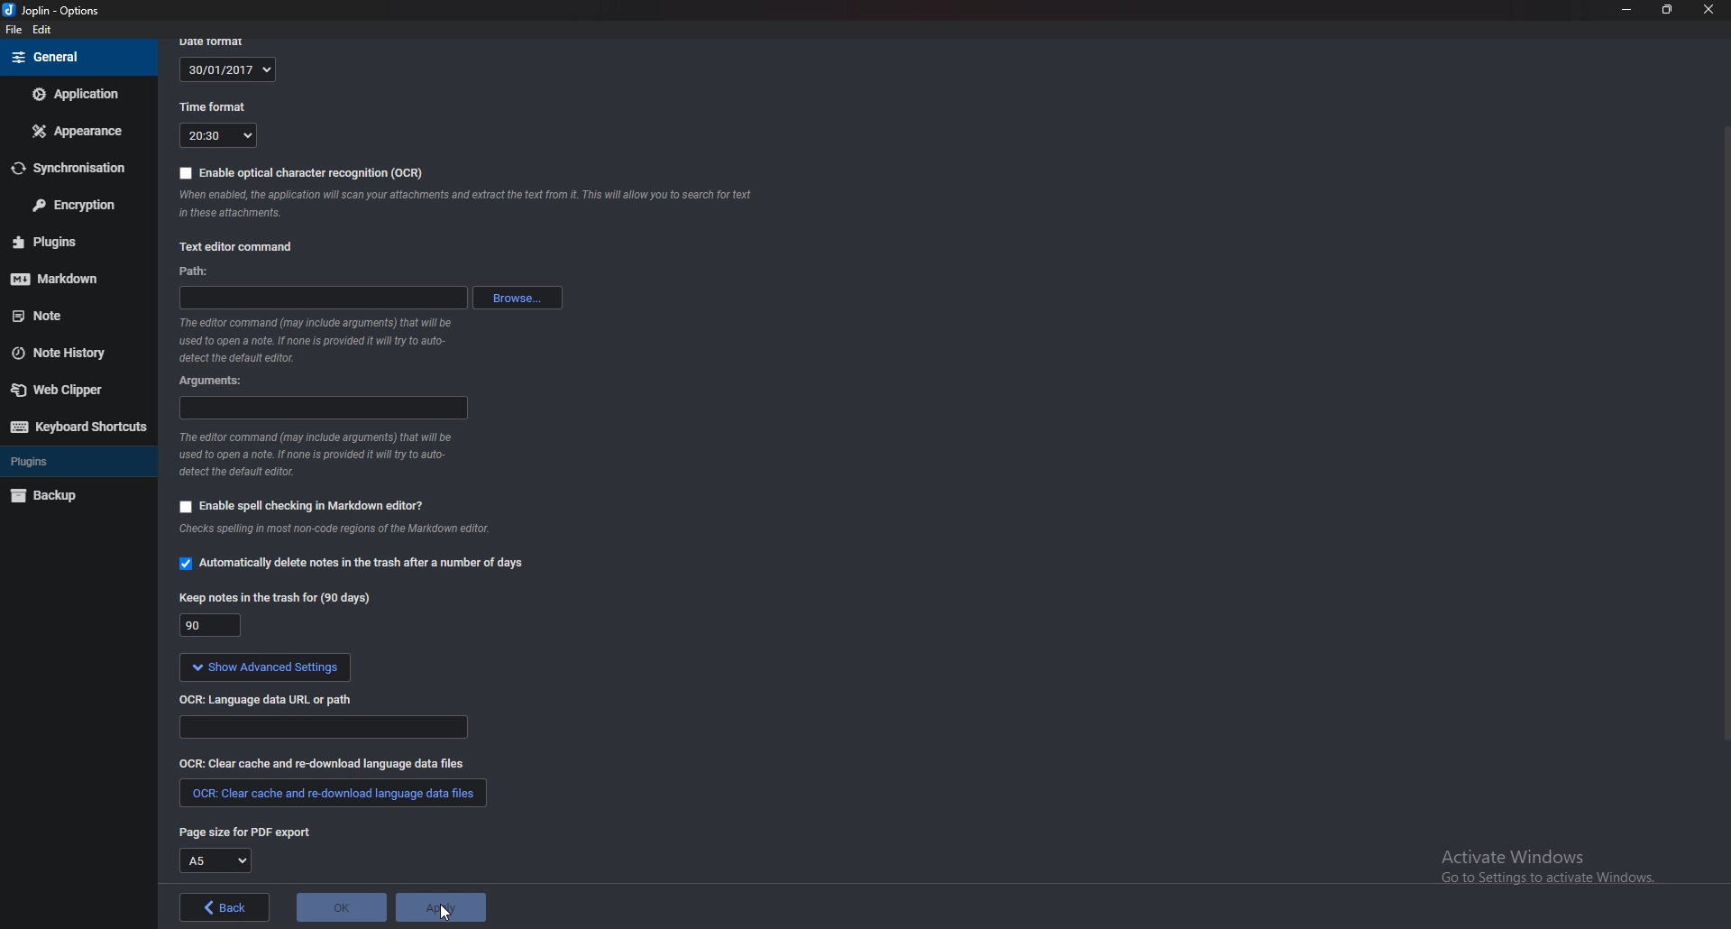  Describe the element at coordinates (224, 907) in the screenshot. I see `back` at that location.